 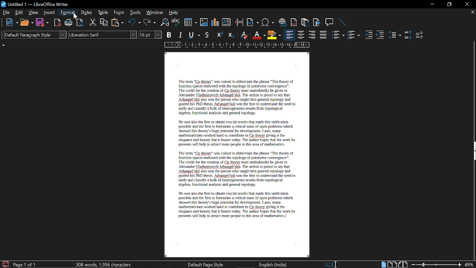 I want to click on cursor, so click(x=75, y=17).